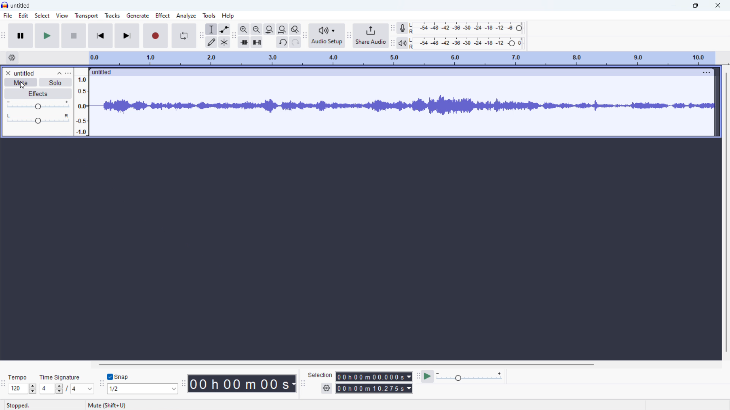 Image resolution: width=730 pixels, height=410 pixels. Describe the element at coordinates (38, 94) in the screenshot. I see `effects` at that location.